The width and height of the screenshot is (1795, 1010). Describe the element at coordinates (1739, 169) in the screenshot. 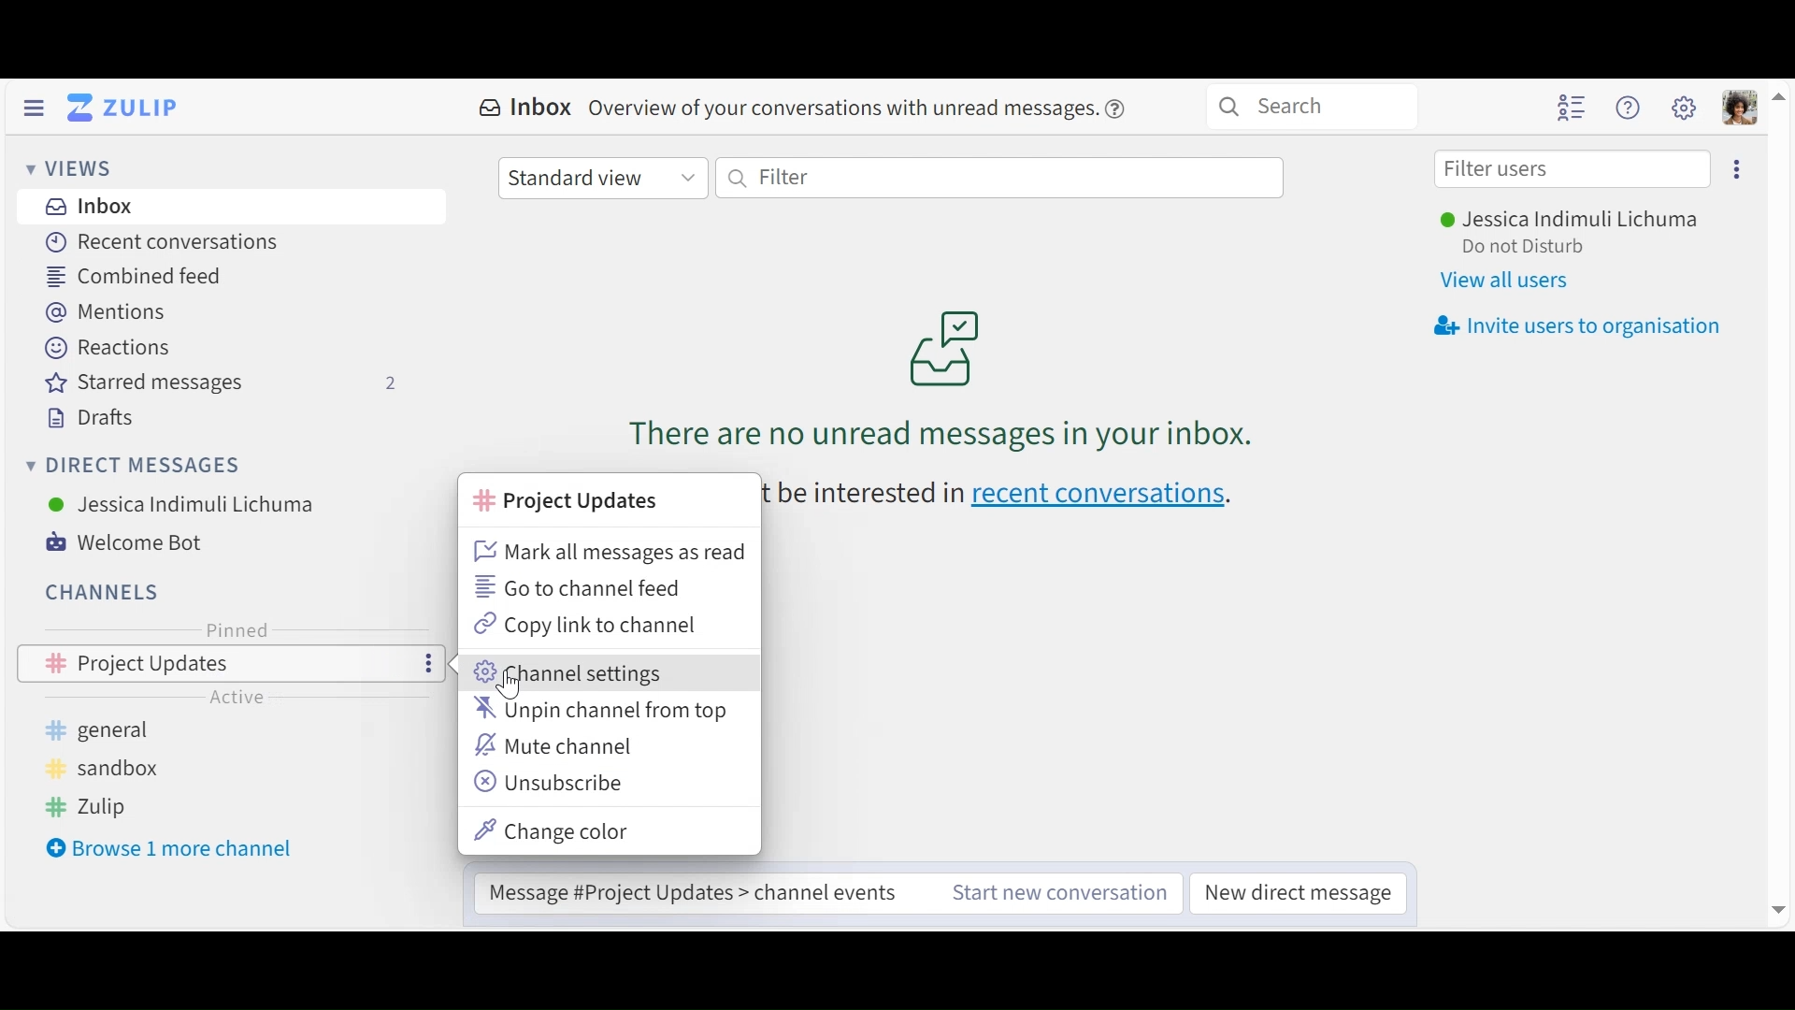

I see `eclipse` at that location.